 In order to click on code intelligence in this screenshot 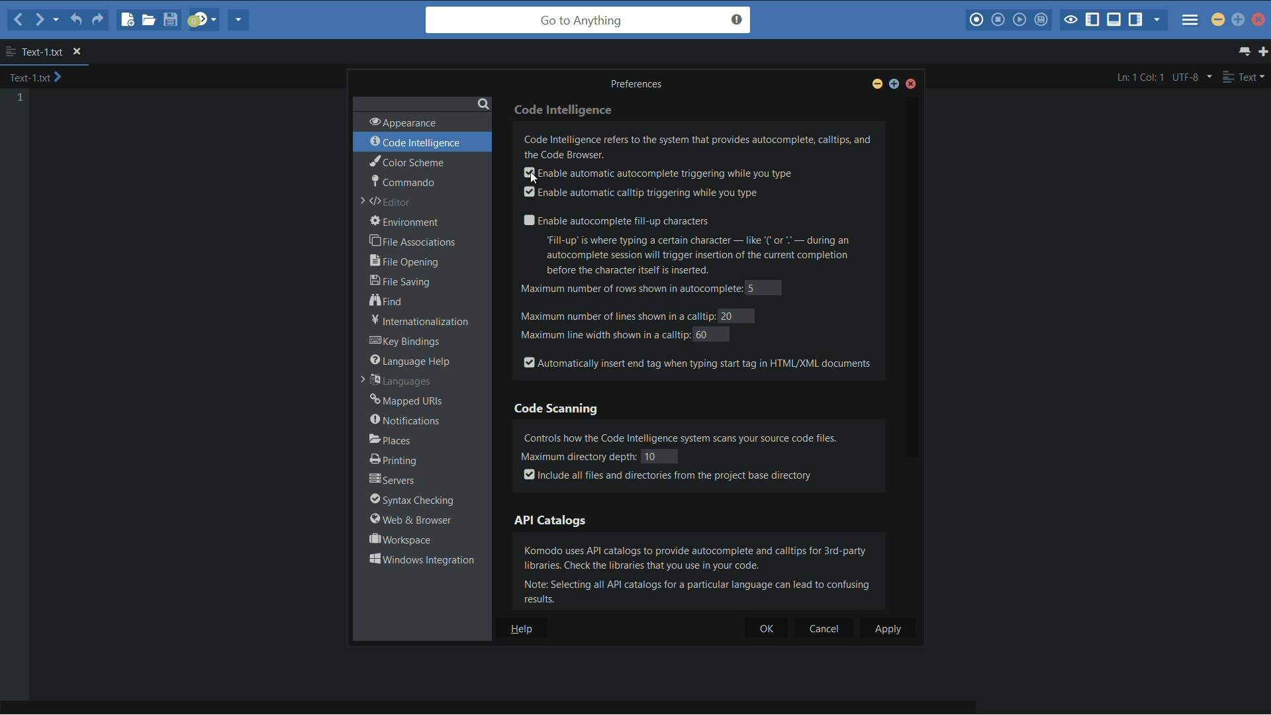, I will do `click(566, 109)`.